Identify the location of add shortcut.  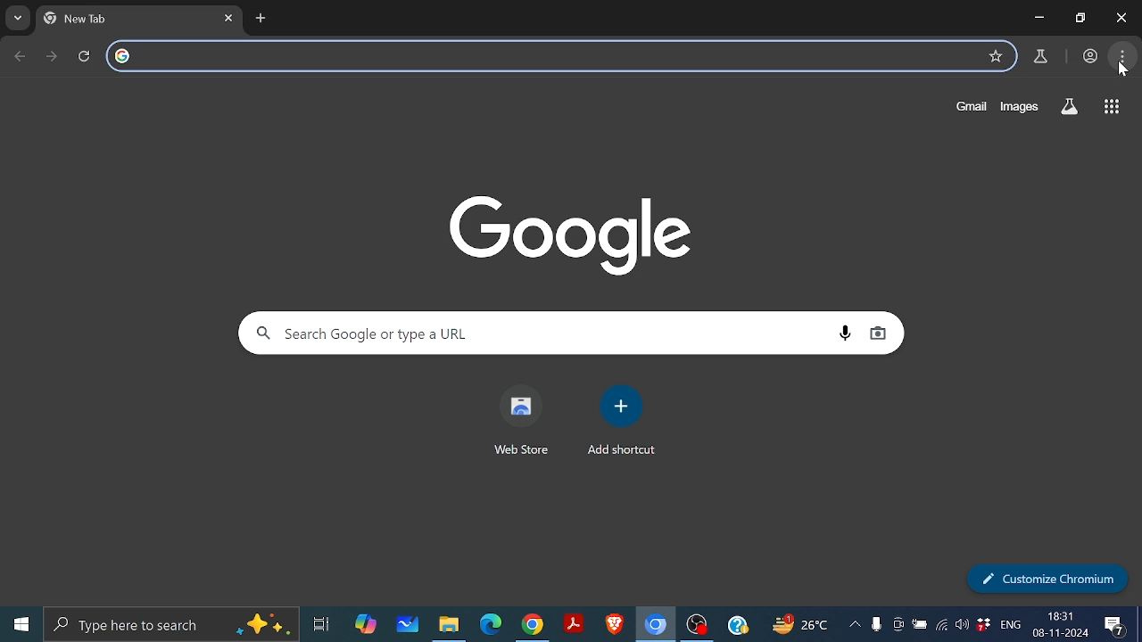
(622, 450).